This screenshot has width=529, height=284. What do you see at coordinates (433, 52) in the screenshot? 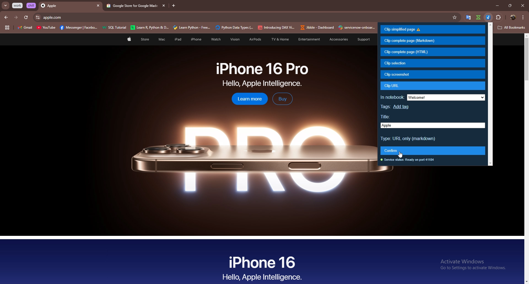
I see `clip complete page (html)` at bounding box center [433, 52].